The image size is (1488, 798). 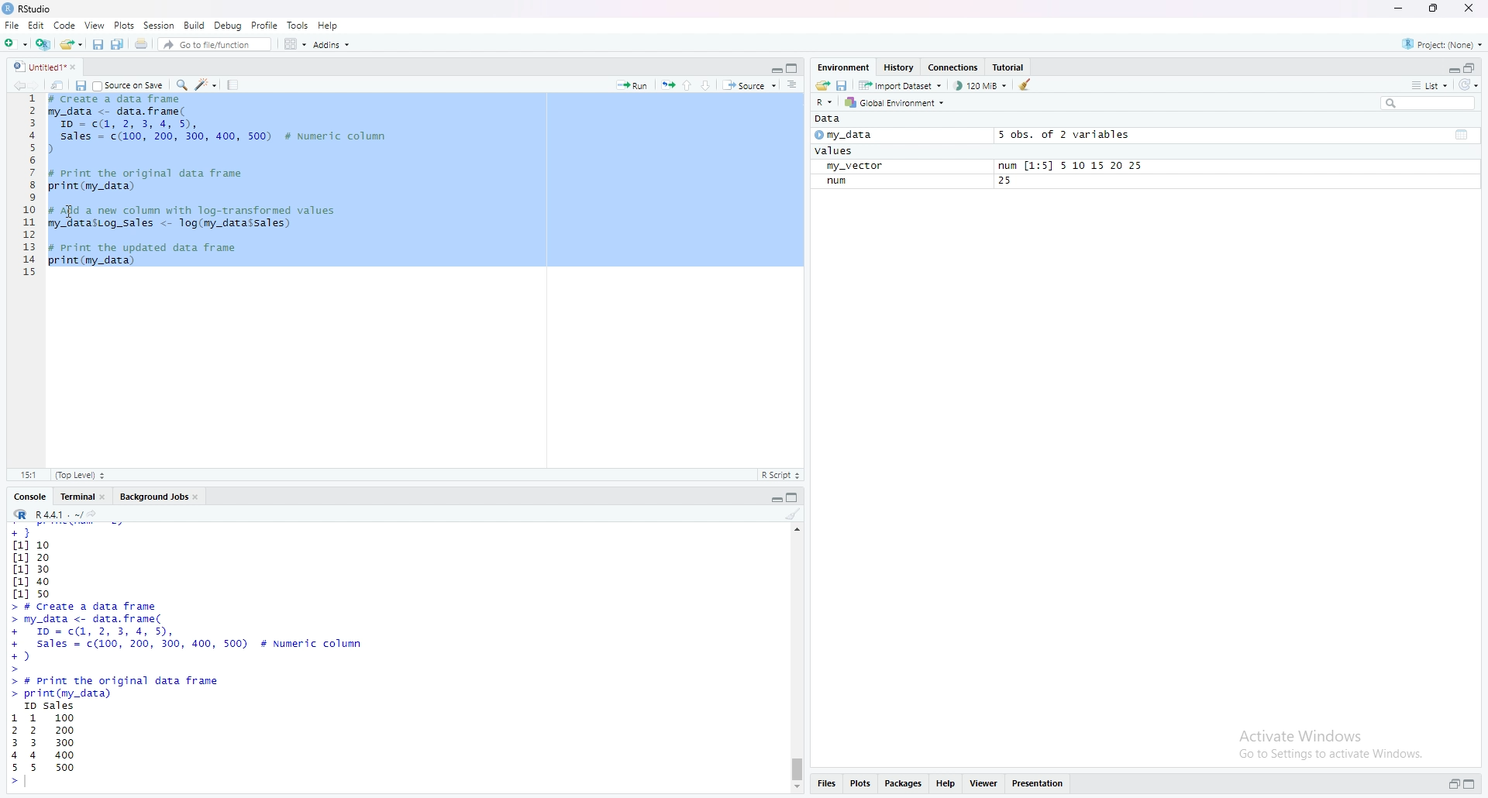 What do you see at coordinates (229, 25) in the screenshot?
I see `Debug` at bounding box center [229, 25].